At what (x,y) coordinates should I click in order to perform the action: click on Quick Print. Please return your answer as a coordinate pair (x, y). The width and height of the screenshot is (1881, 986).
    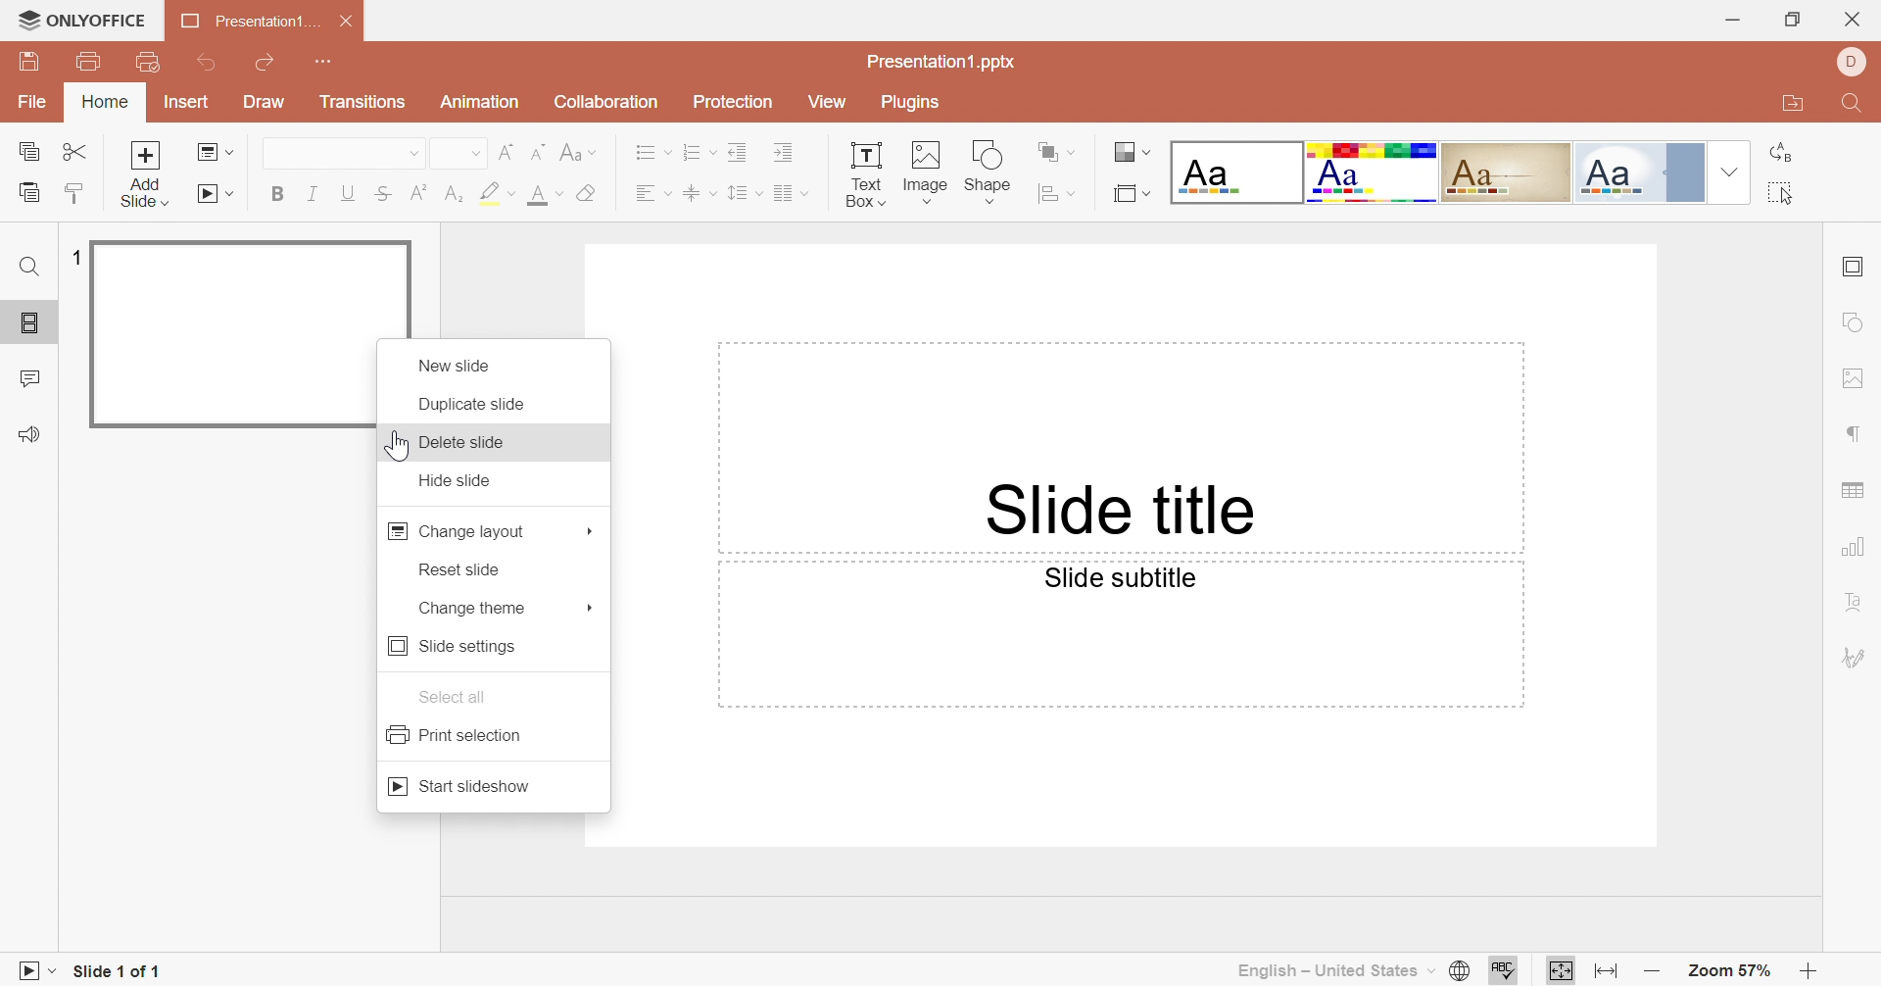
    Looking at the image, I should click on (148, 60).